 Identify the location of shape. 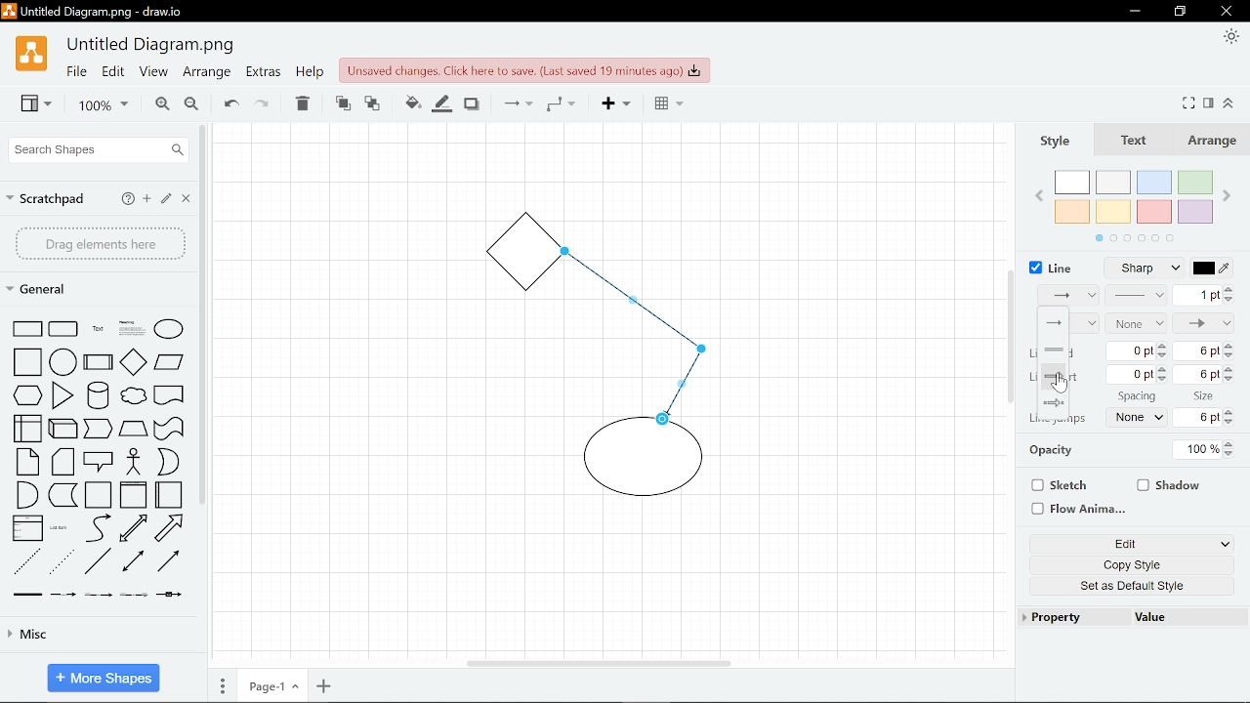
(137, 563).